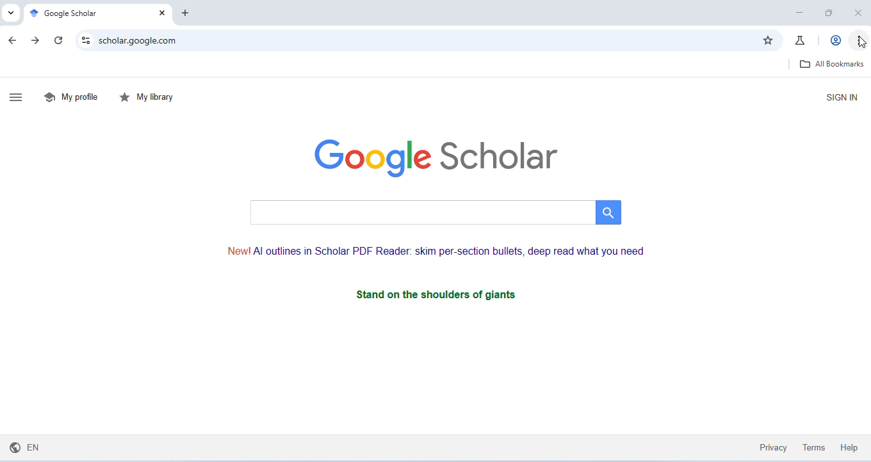  Describe the element at coordinates (434, 249) in the screenshot. I see `text on AI outlines` at that location.